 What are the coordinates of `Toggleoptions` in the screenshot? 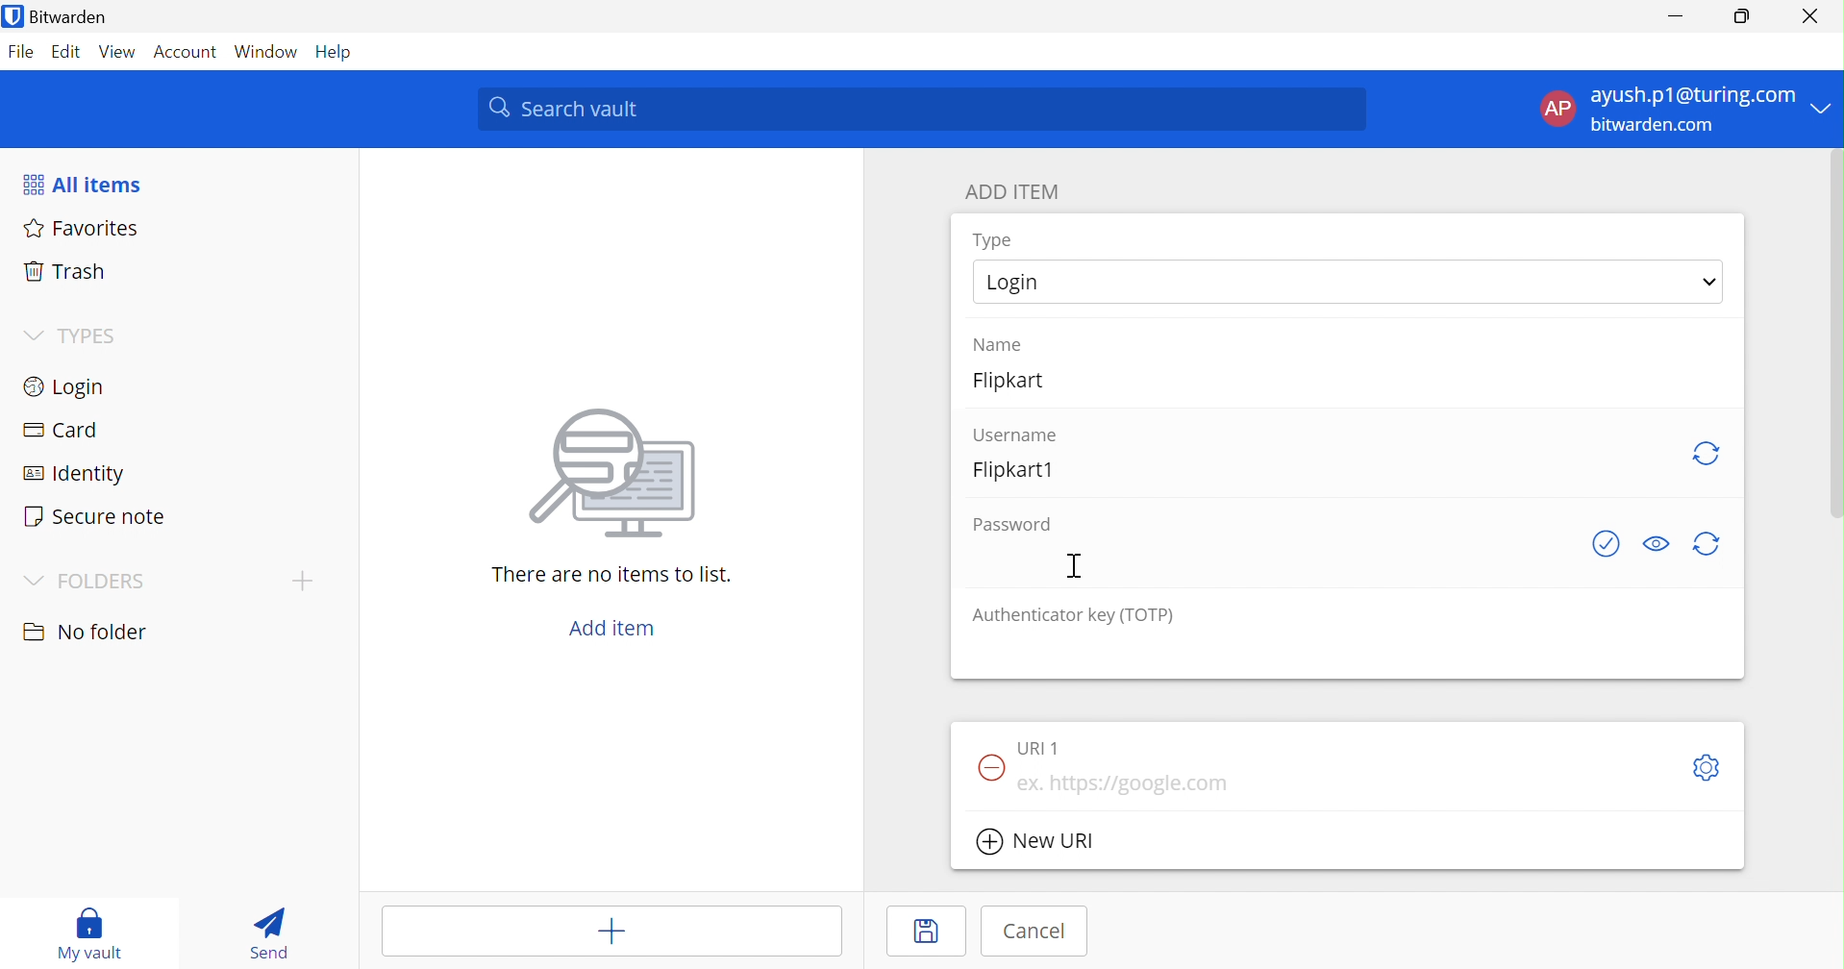 It's located at (1704, 767).